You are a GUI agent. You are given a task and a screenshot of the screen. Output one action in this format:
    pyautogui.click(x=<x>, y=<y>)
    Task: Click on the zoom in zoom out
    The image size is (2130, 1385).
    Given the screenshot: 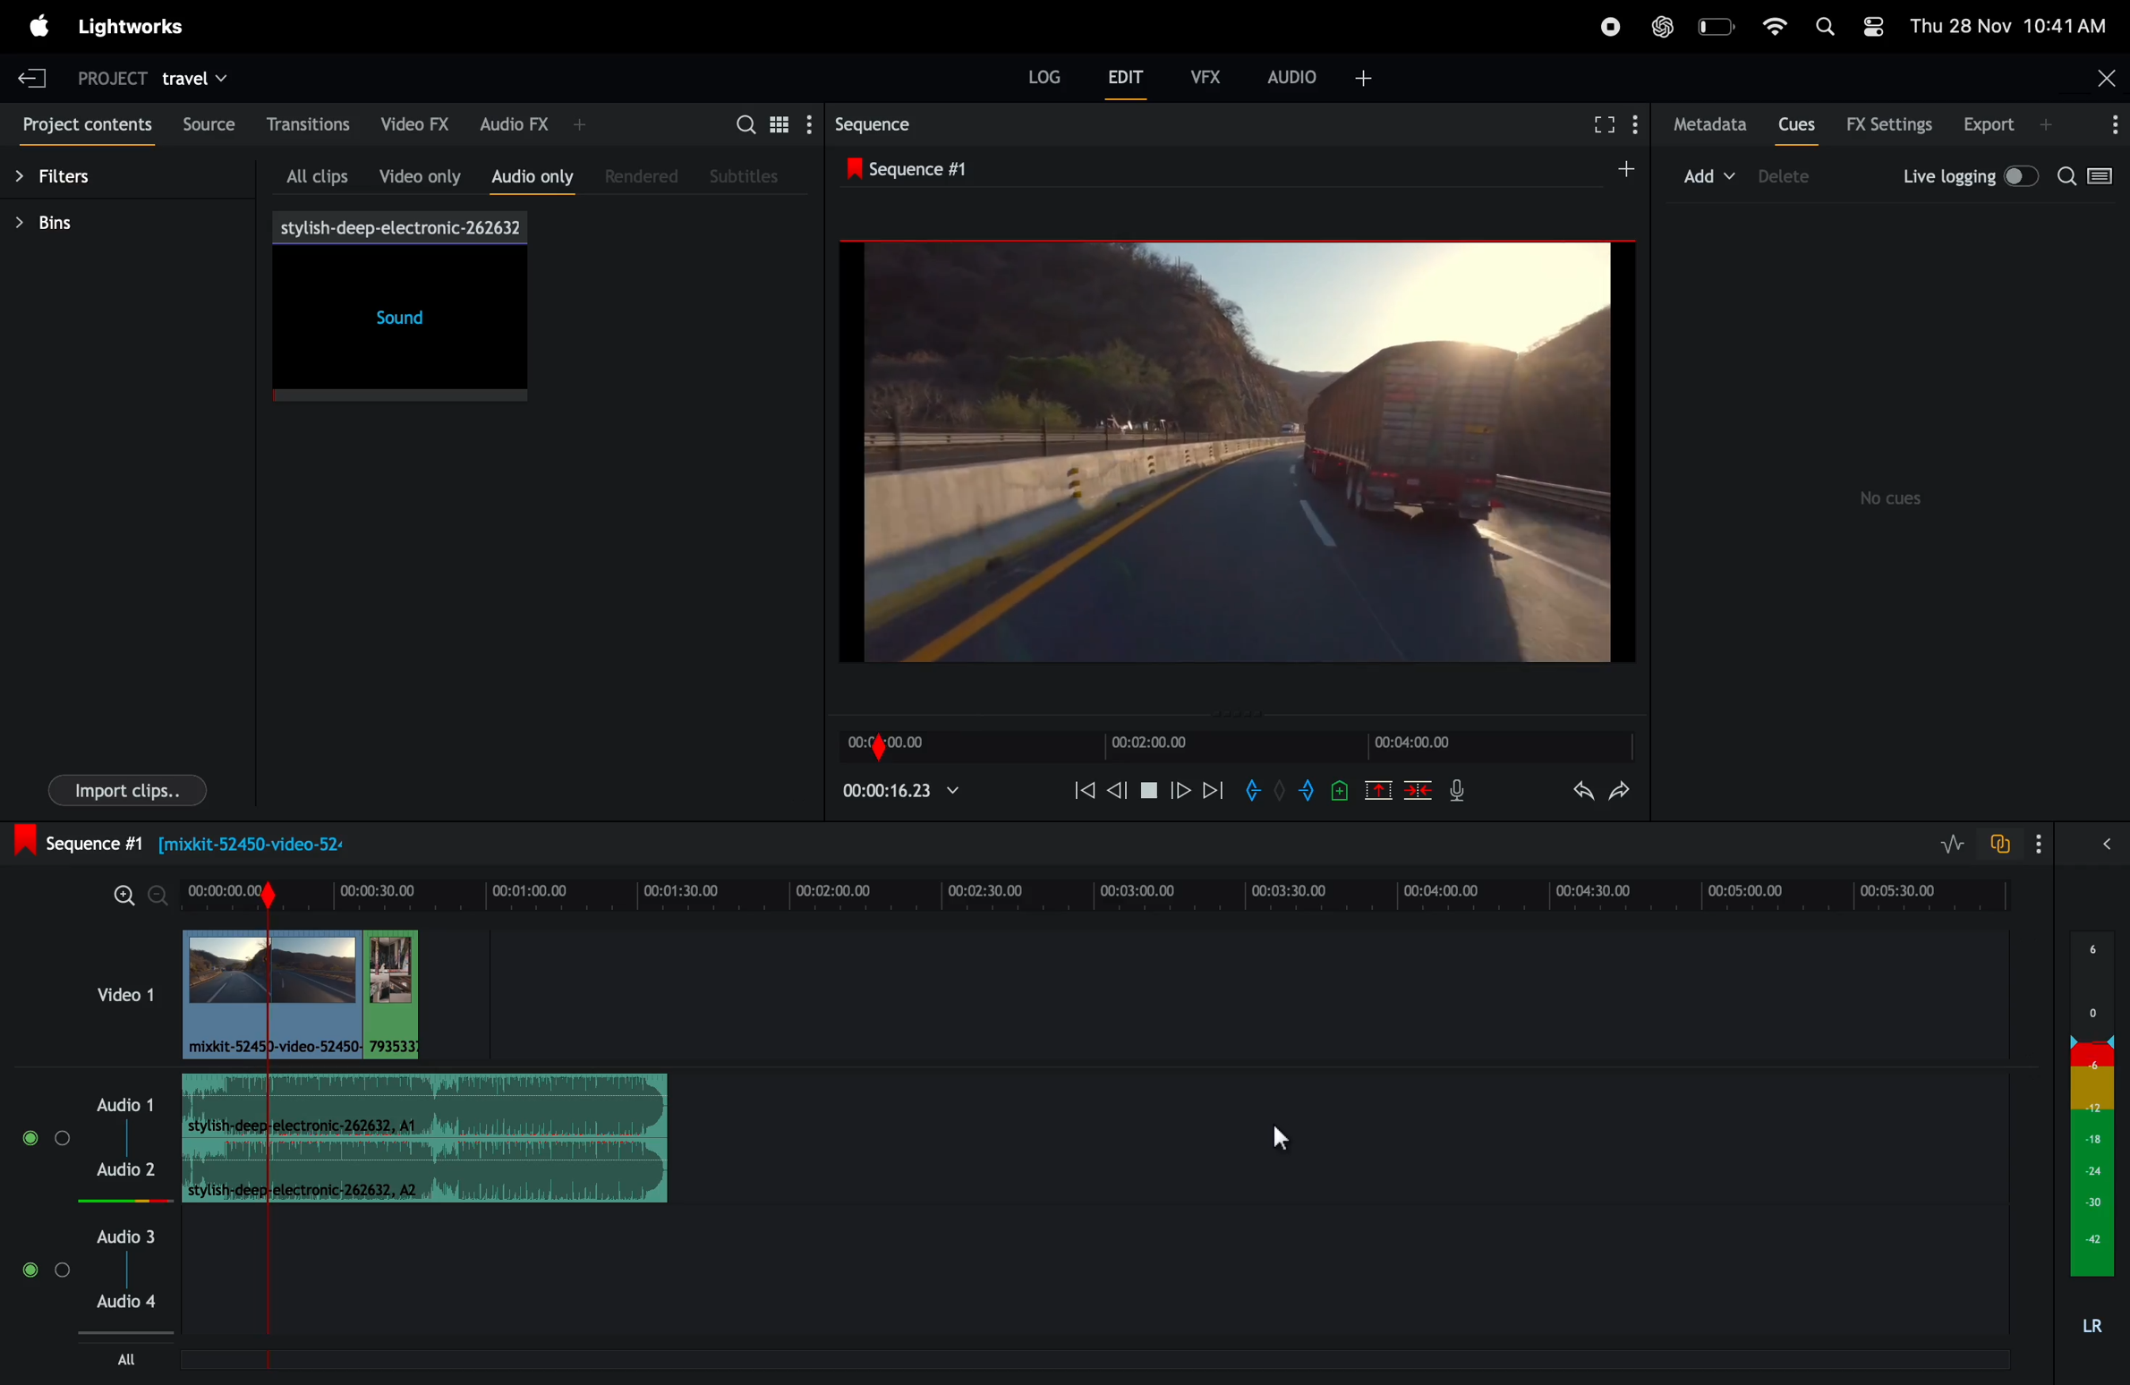 What is the action you would take?
    pyautogui.click(x=138, y=896)
    